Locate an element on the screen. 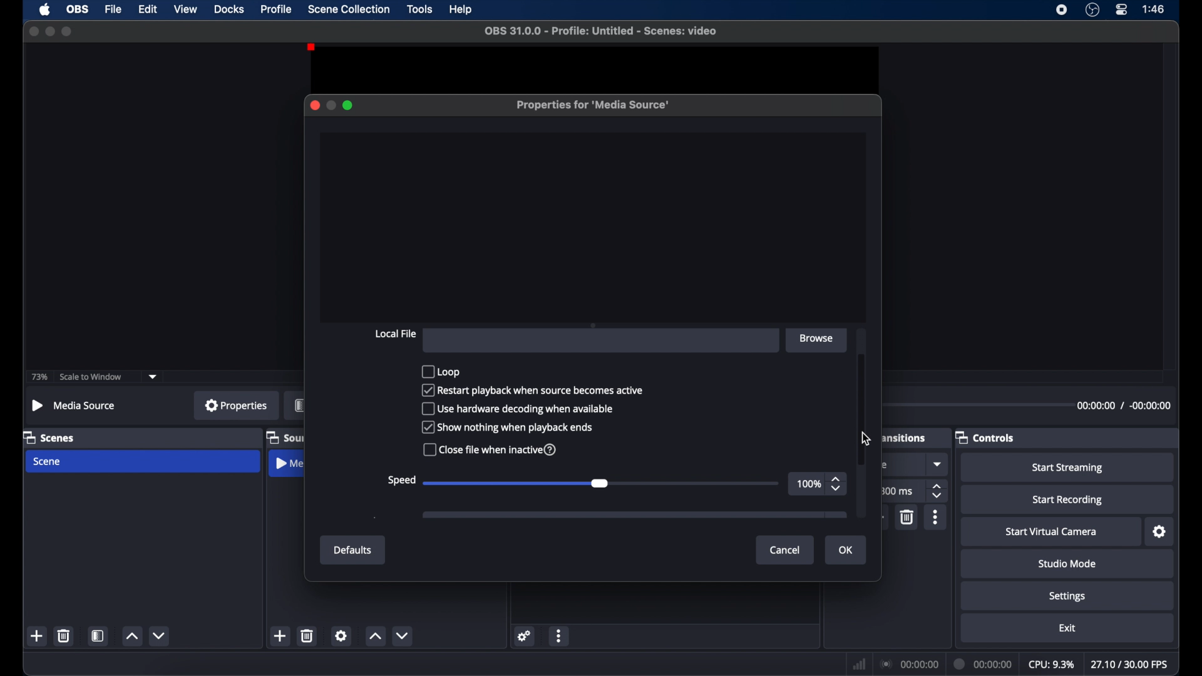 The width and height of the screenshot is (1202, 676). apple icon is located at coordinates (46, 9).